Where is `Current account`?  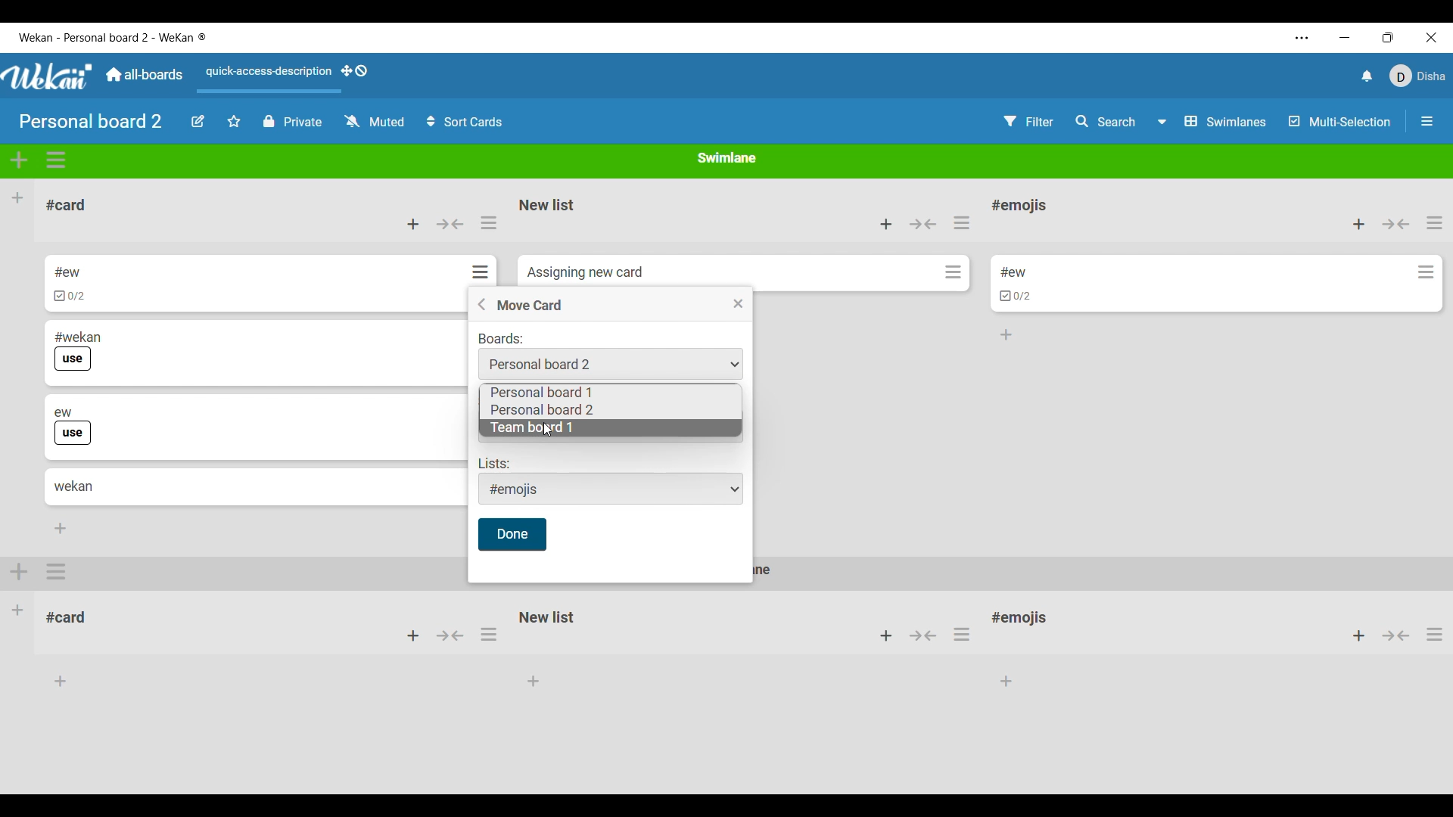
Current account is located at coordinates (1418, 76).